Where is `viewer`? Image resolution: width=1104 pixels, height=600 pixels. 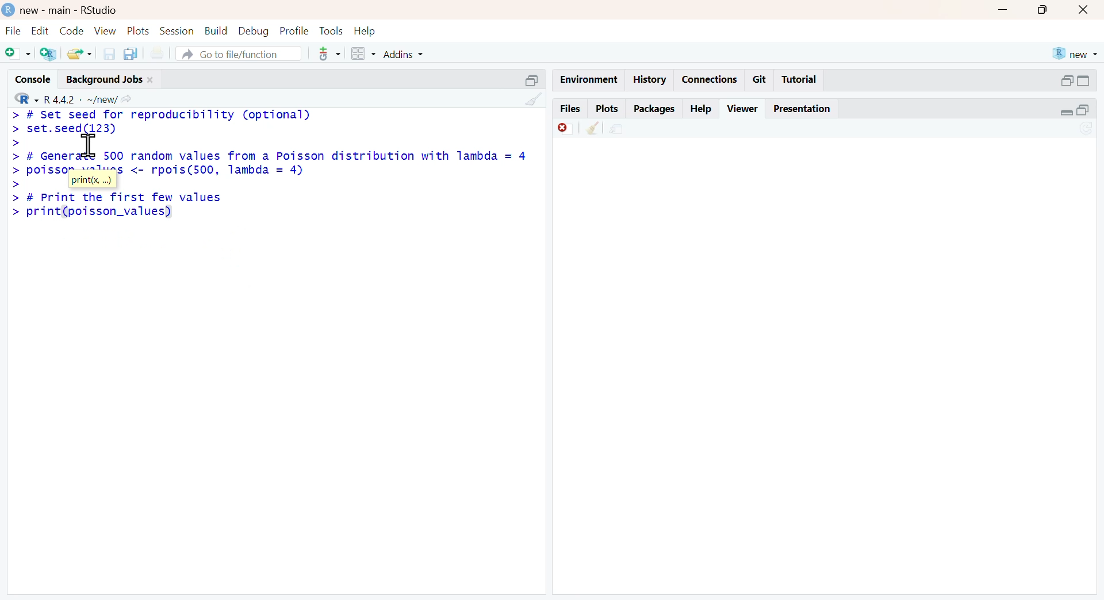
viewer is located at coordinates (744, 109).